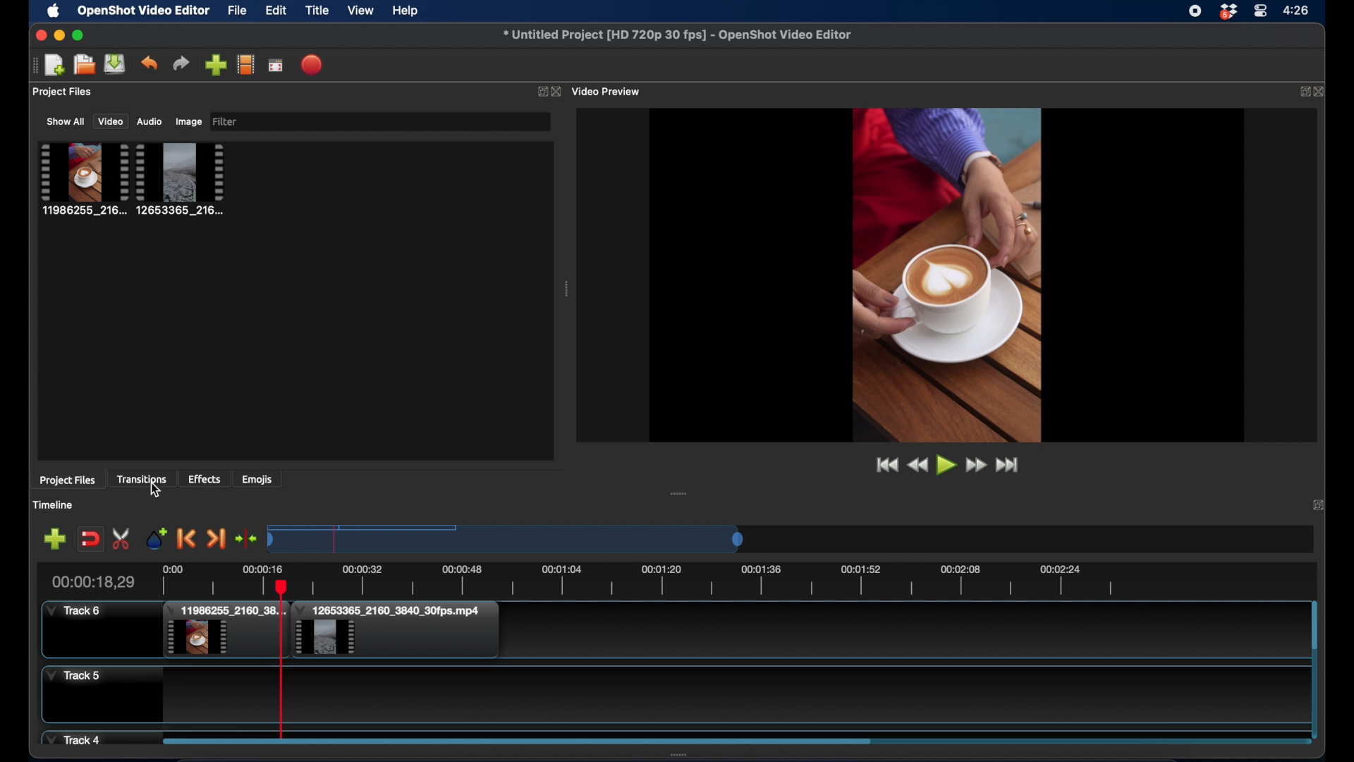 This screenshot has width=1354, height=762. Describe the element at coordinates (116, 64) in the screenshot. I see `save project` at that location.